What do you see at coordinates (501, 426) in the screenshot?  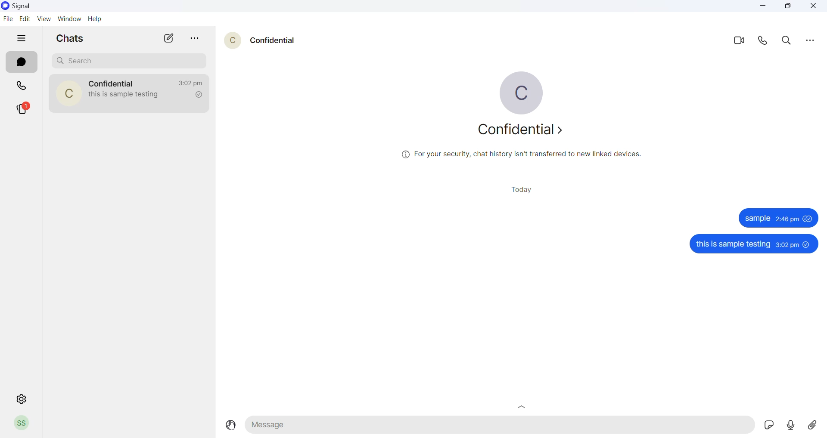 I see `message text area` at bounding box center [501, 426].